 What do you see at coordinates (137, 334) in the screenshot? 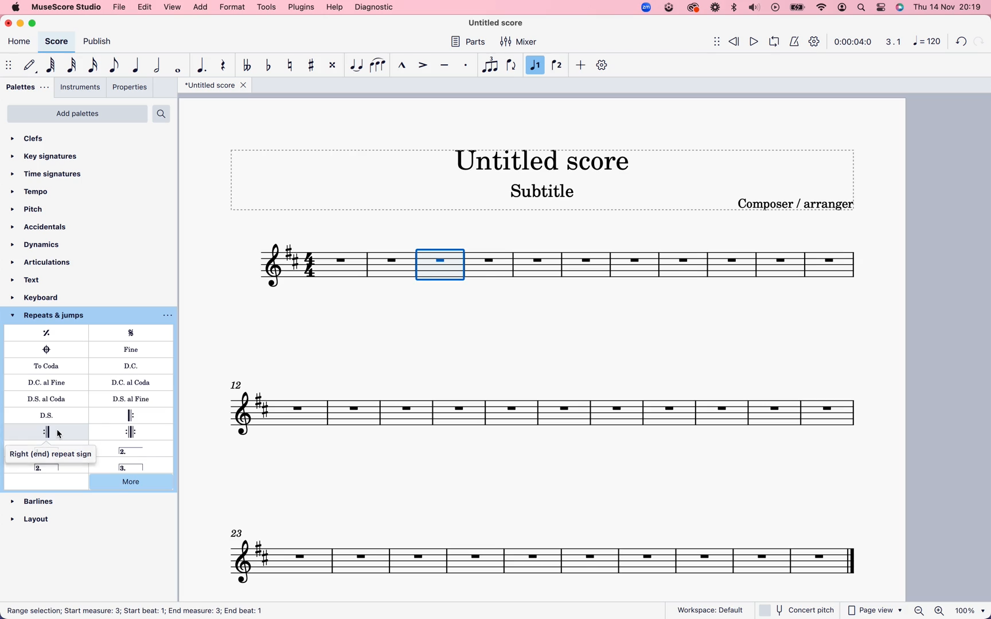
I see `segno` at bounding box center [137, 334].